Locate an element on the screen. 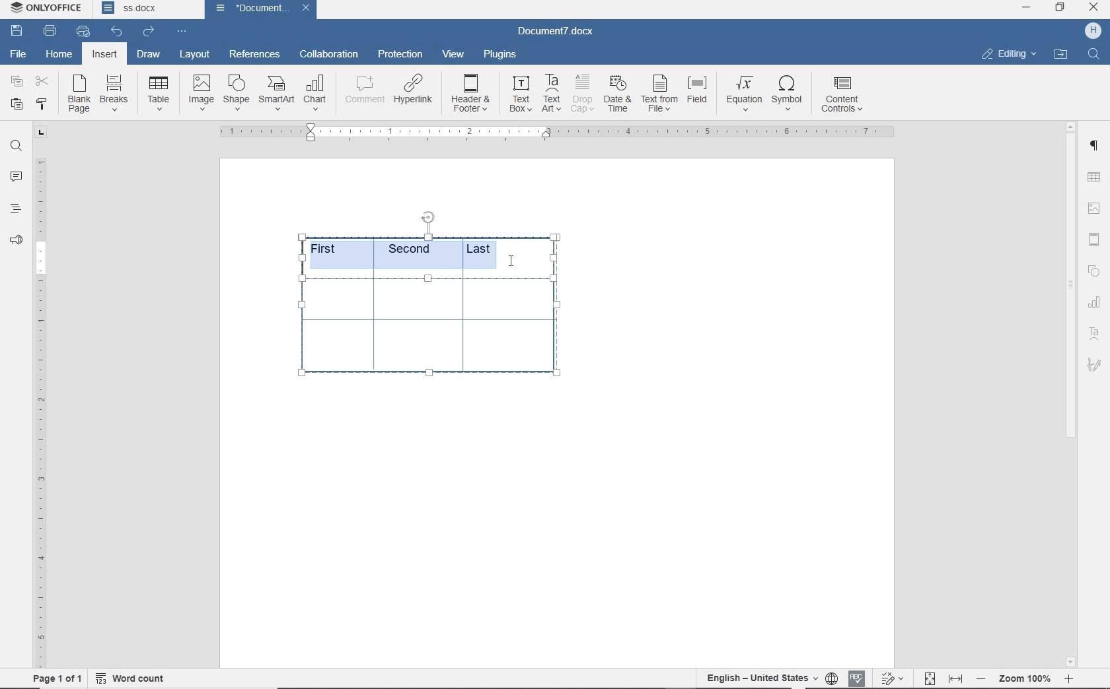 The width and height of the screenshot is (1110, 689). word count is located at coordinates (132, 676).